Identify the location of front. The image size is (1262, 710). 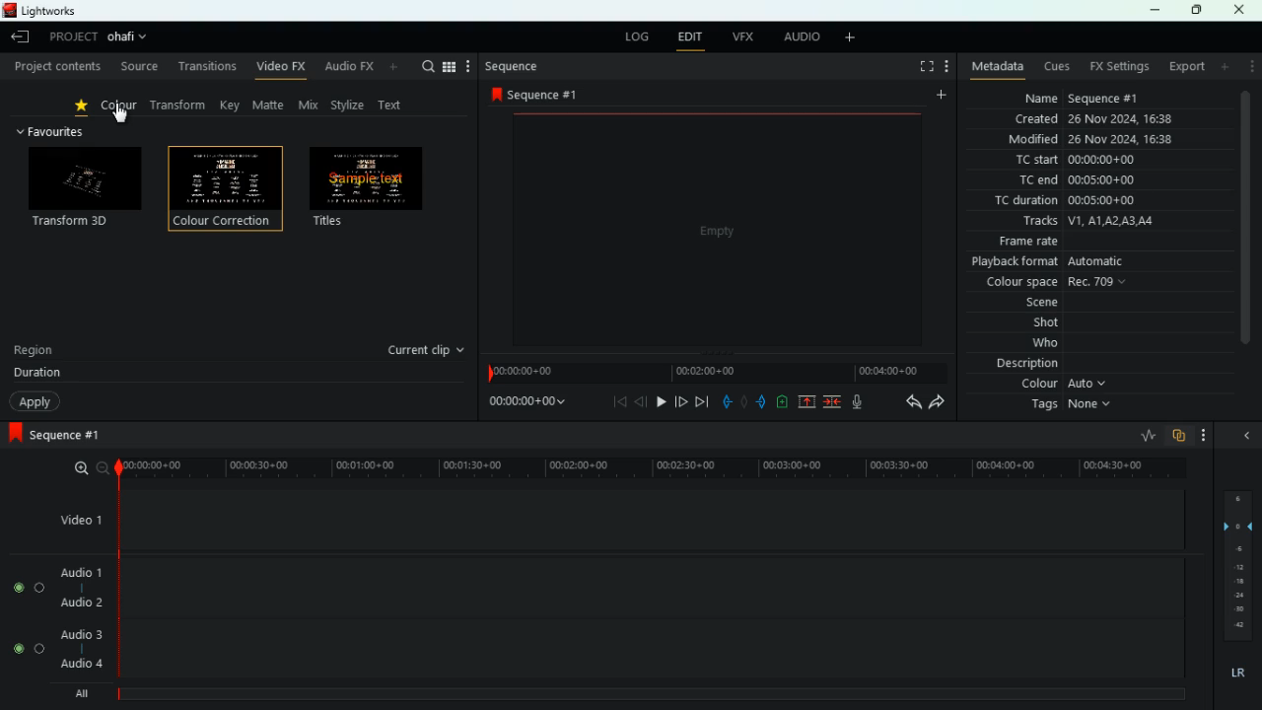
(760, 401).